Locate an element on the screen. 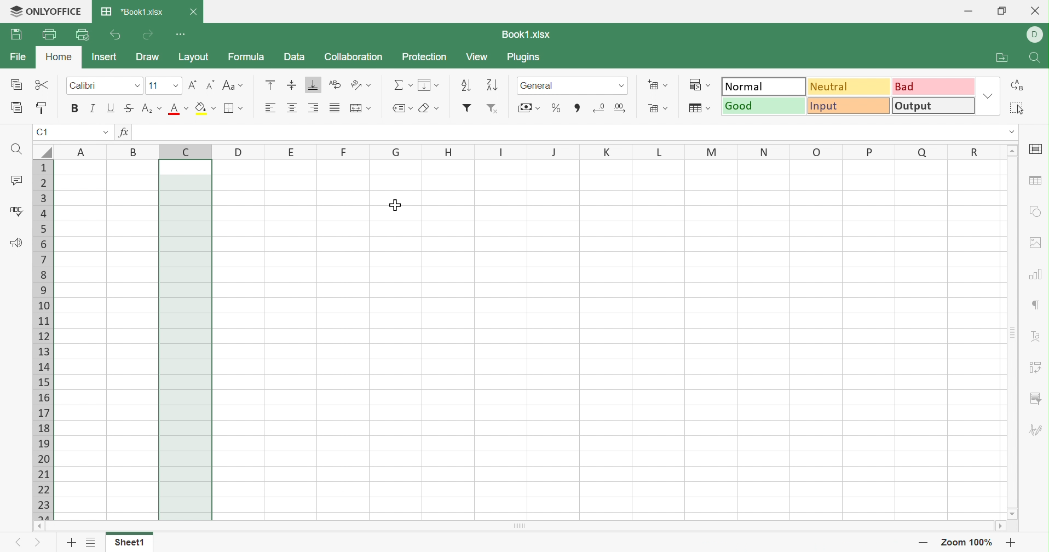 This screenshot has height=552, width=1049. Clear is located at coordinates (425, 108).